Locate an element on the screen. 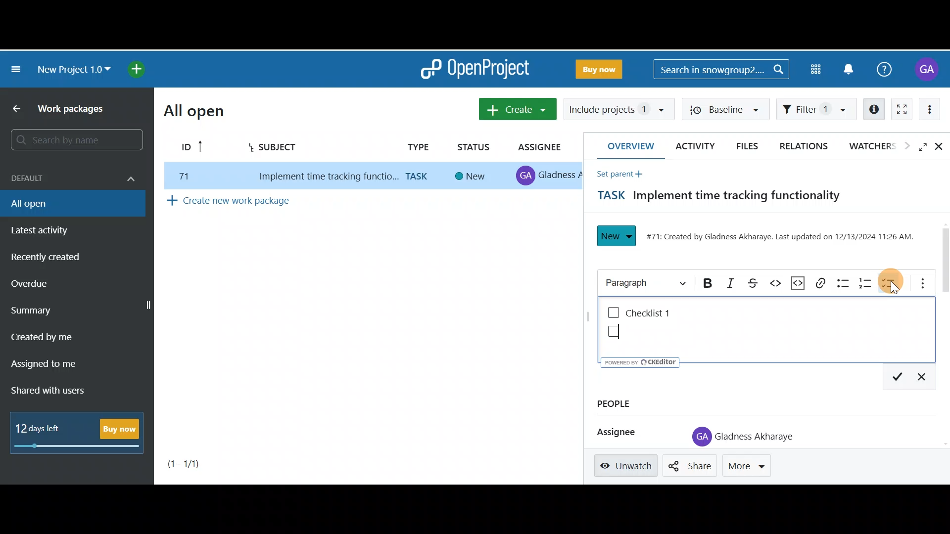 The image size is (950, 534). Latest activity is located at coordinates (48, 229).